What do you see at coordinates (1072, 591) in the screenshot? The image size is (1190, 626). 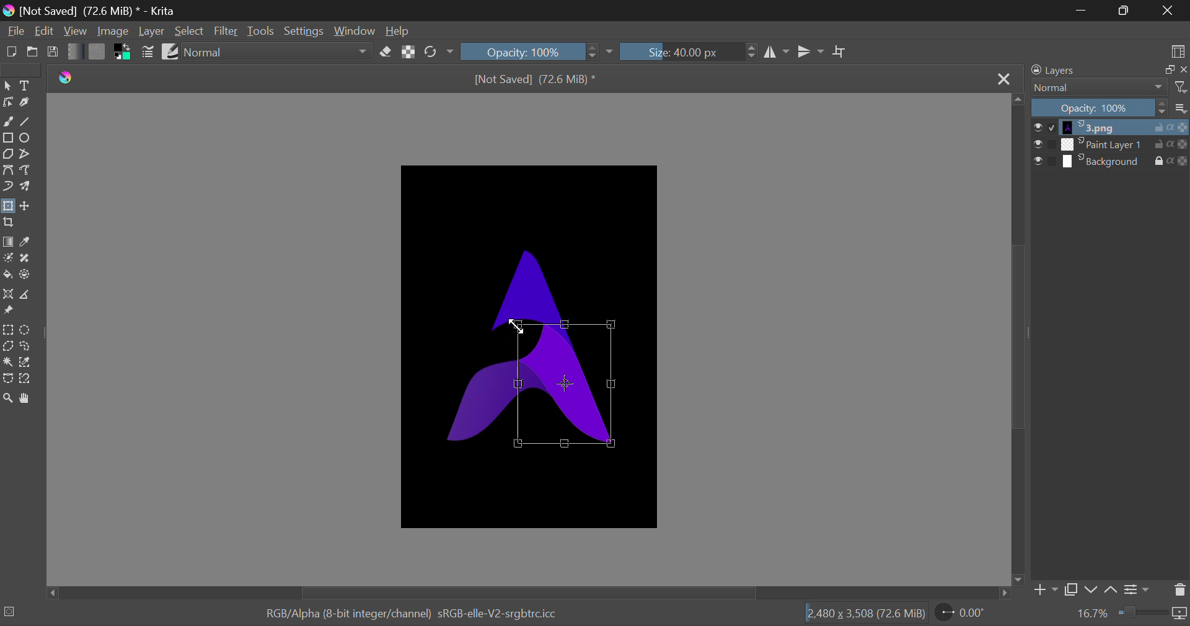 I see `Copy Layer` at bounding box center [1072, 591].